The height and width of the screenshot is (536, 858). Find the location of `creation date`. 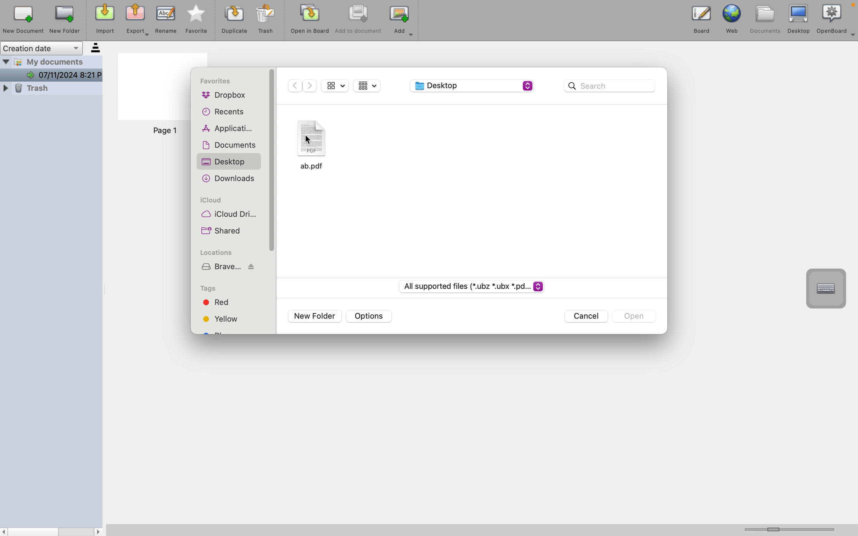

creation date is located at coordinates (52, 46).